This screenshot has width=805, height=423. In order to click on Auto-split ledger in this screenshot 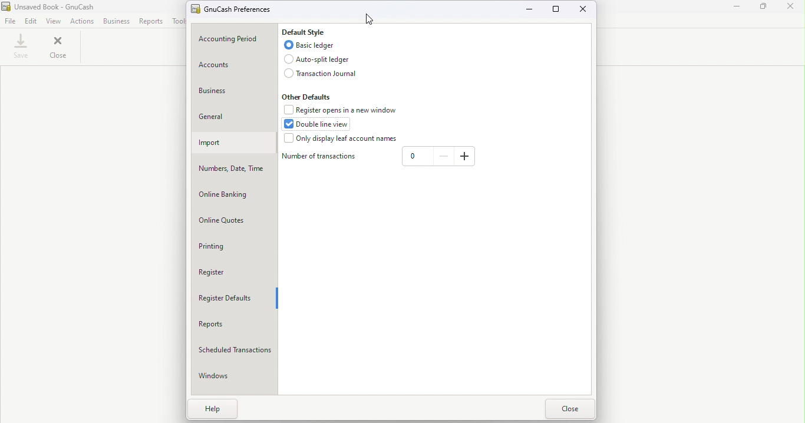, I will do `click(318, 58)`.